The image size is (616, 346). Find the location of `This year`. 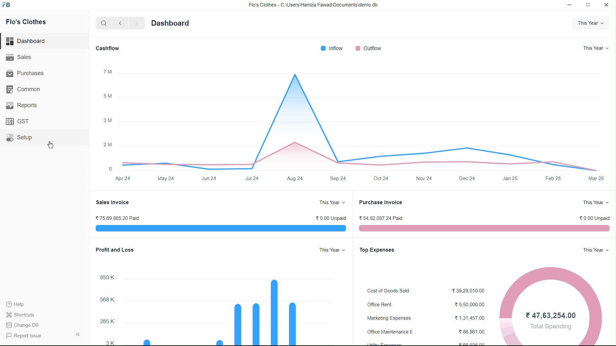

This year is located at coordinates (594, 250).